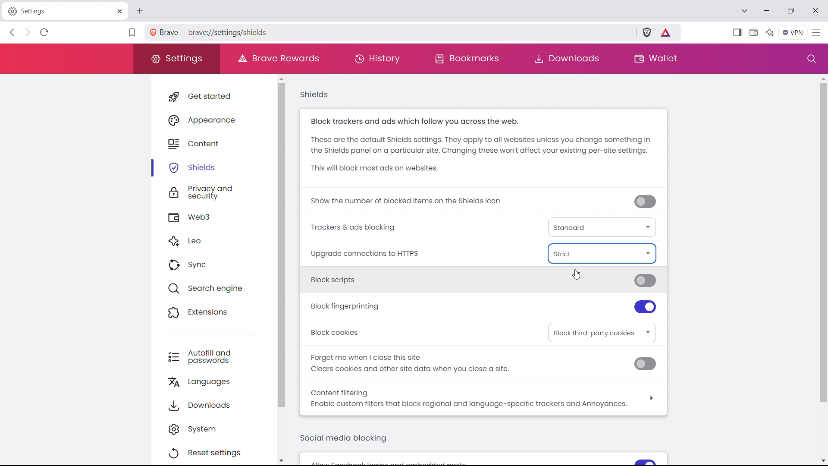 This screenshot has height=466, width=828. What do you see at coordinates (219, 381) in the screenshot?
I see `languages` at bounding box center [219, 381].